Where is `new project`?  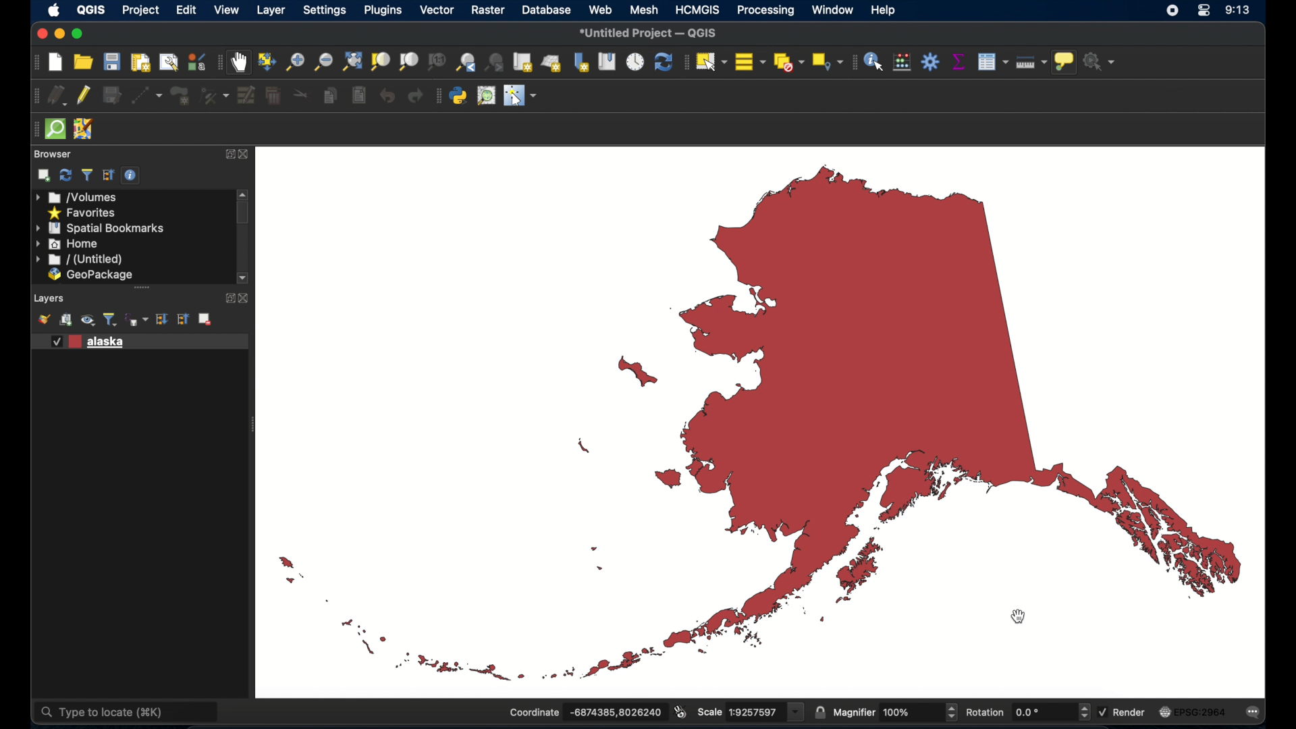
new project is located at coordinates (55, 62).